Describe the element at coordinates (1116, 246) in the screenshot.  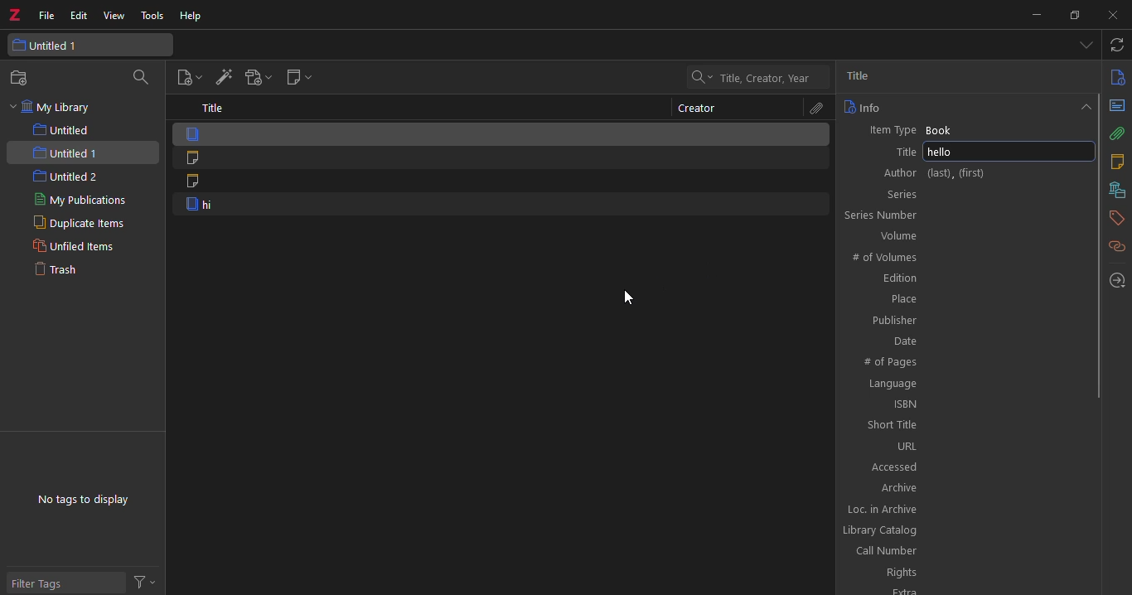
I see `related` at that location.